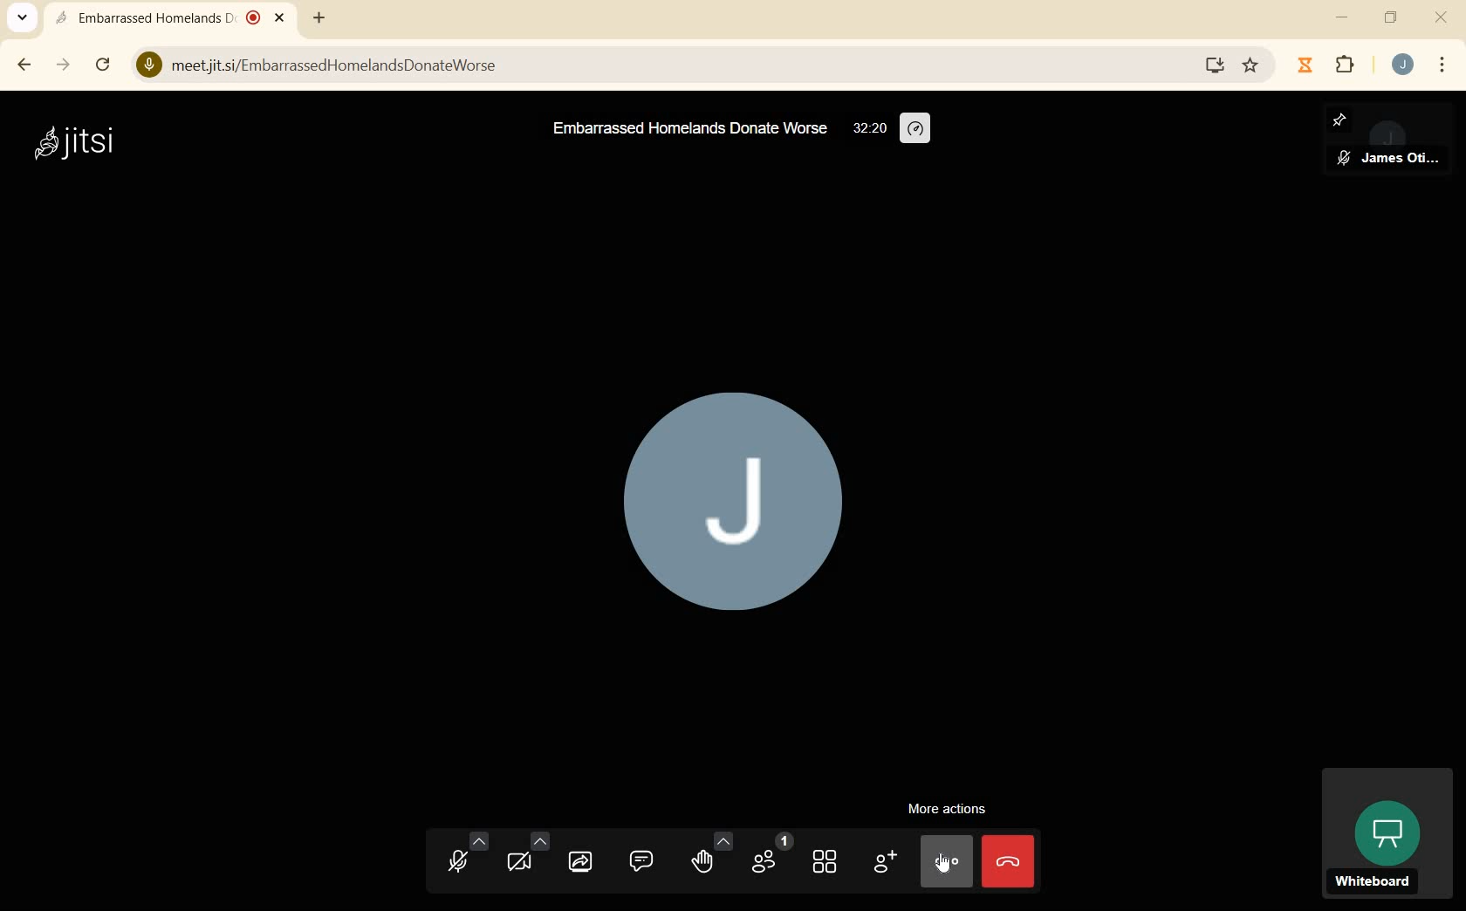 This screenshot has width=1466, height=911. I want to click on scrollbar, so click(105, 66).